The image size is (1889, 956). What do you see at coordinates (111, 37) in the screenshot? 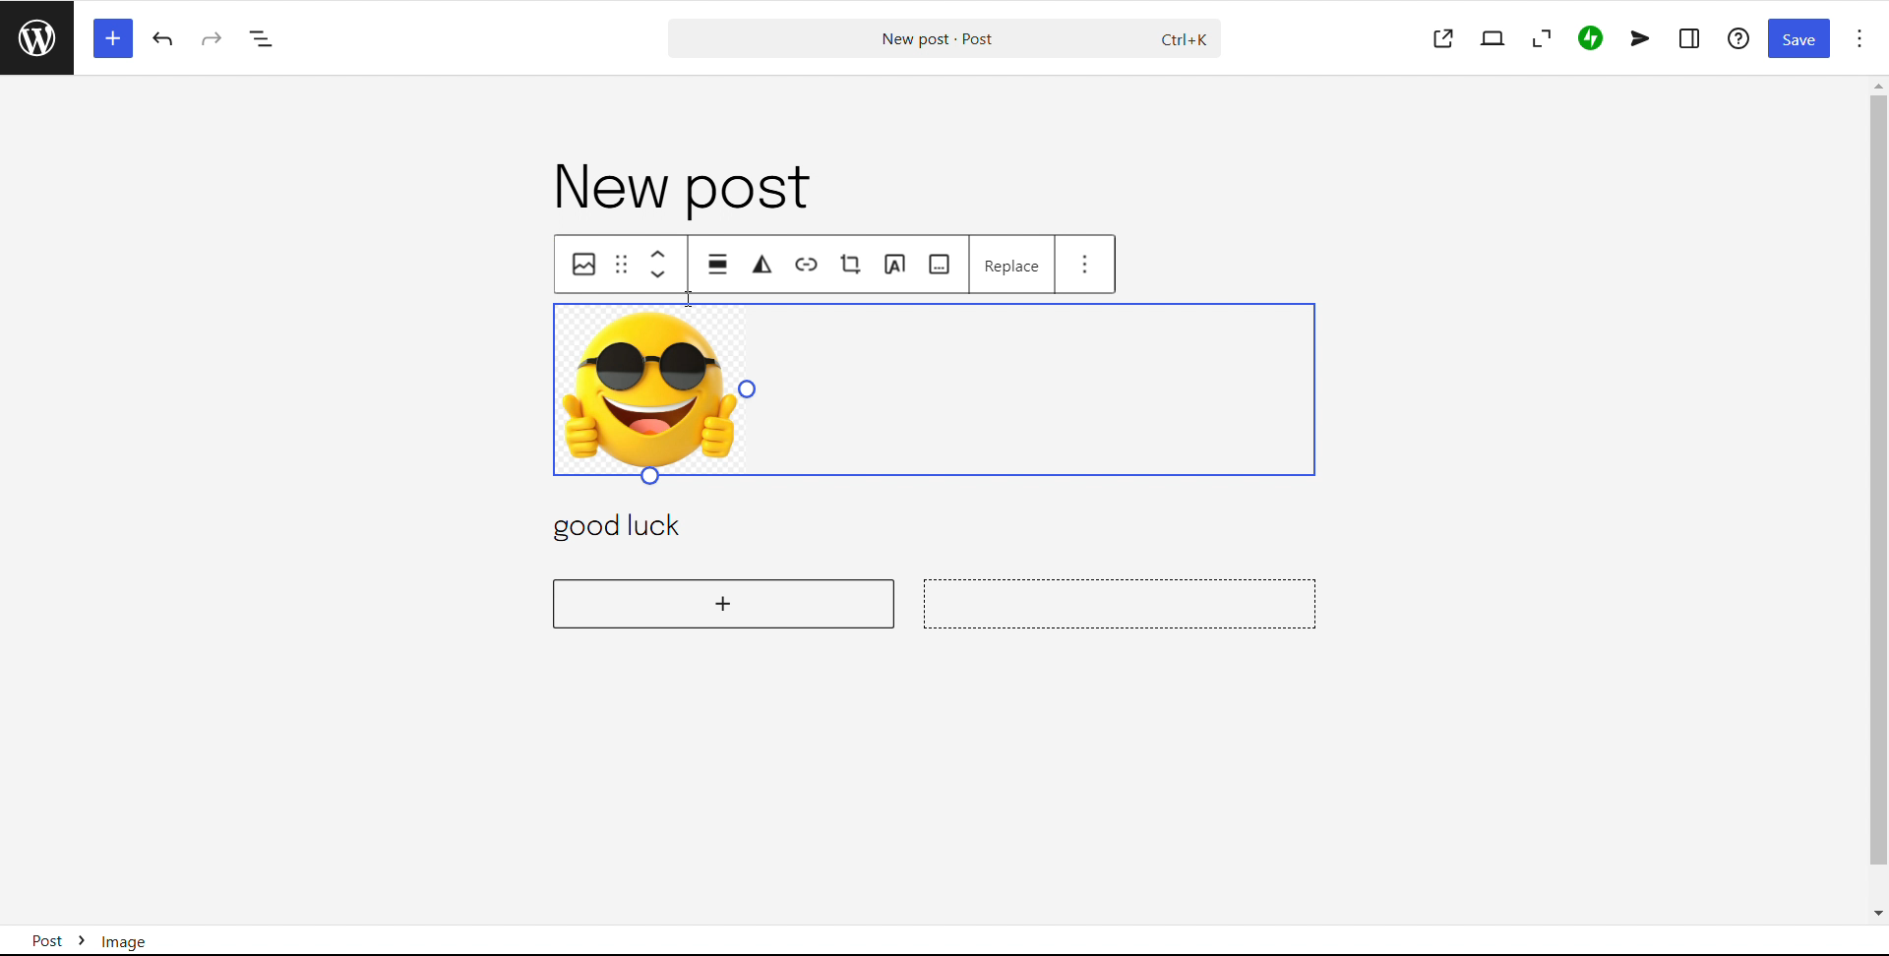
I see `block inserter` at bounding box center [111, 37].